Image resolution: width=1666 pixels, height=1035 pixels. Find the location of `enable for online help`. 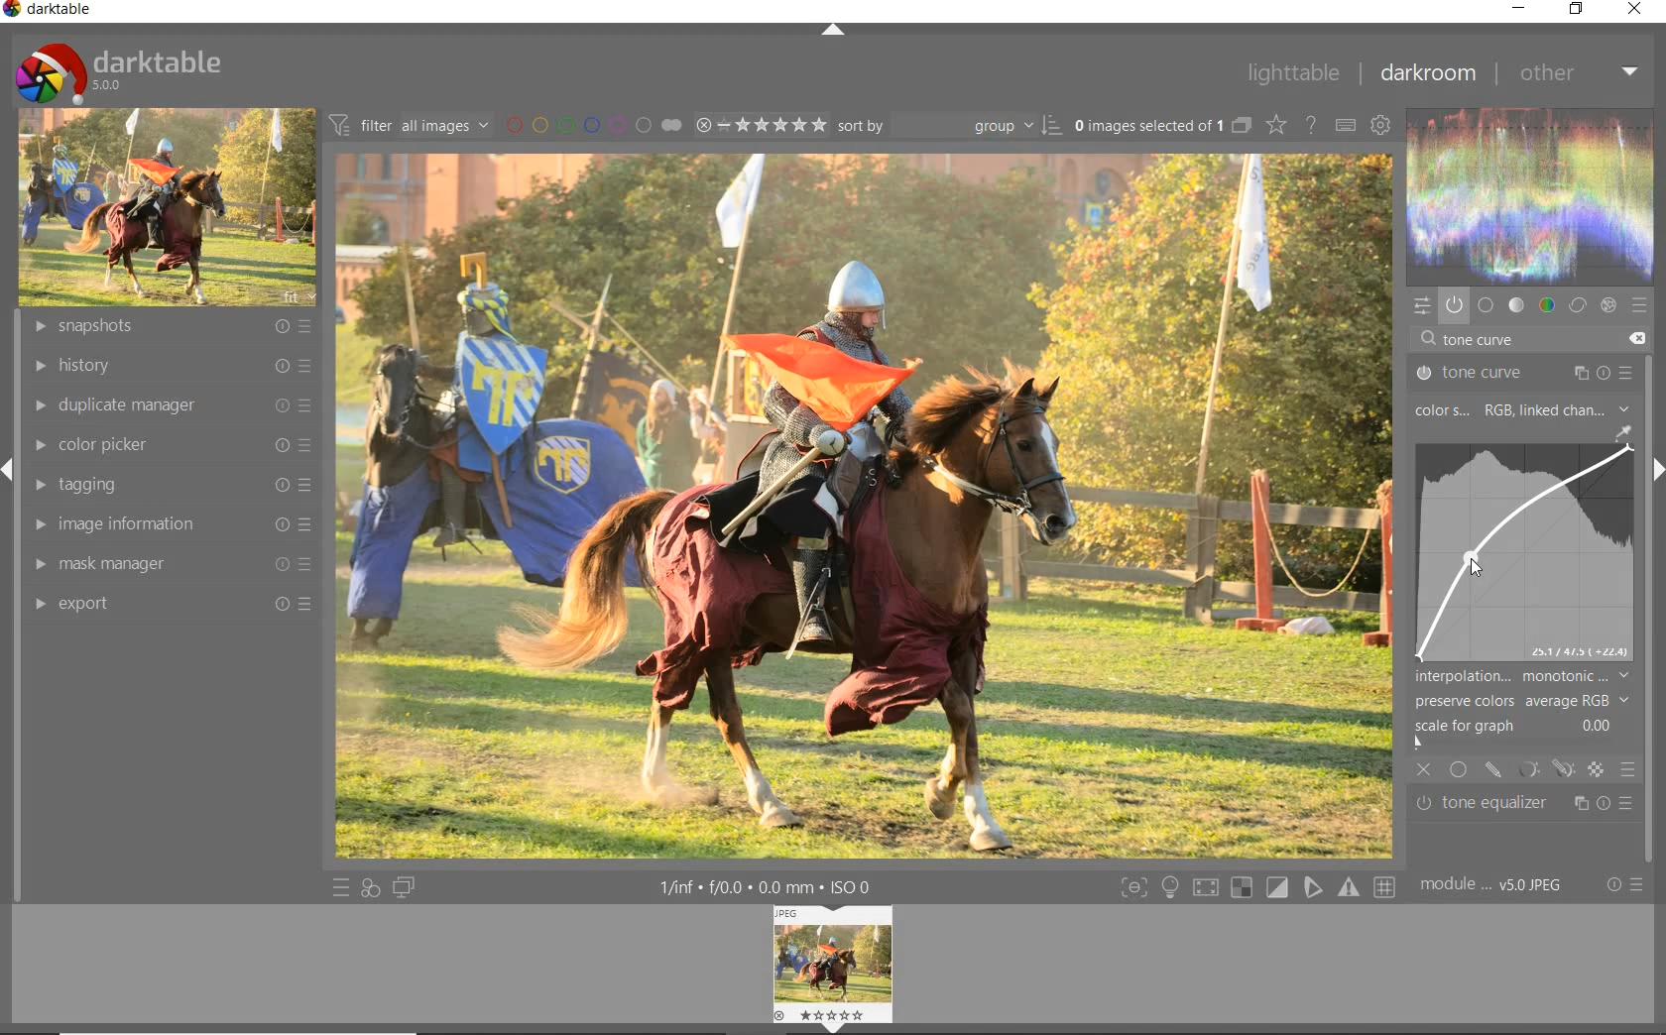

enable for online help is located at coordinates (1311, 128).